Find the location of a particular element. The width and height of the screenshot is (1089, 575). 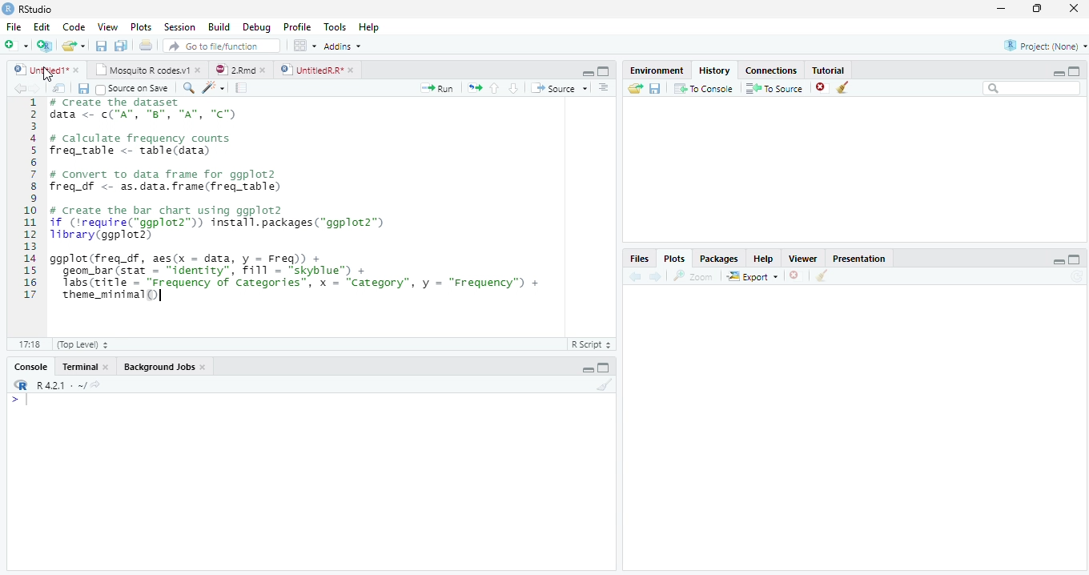

Save all is located at coordinates (123, 46).